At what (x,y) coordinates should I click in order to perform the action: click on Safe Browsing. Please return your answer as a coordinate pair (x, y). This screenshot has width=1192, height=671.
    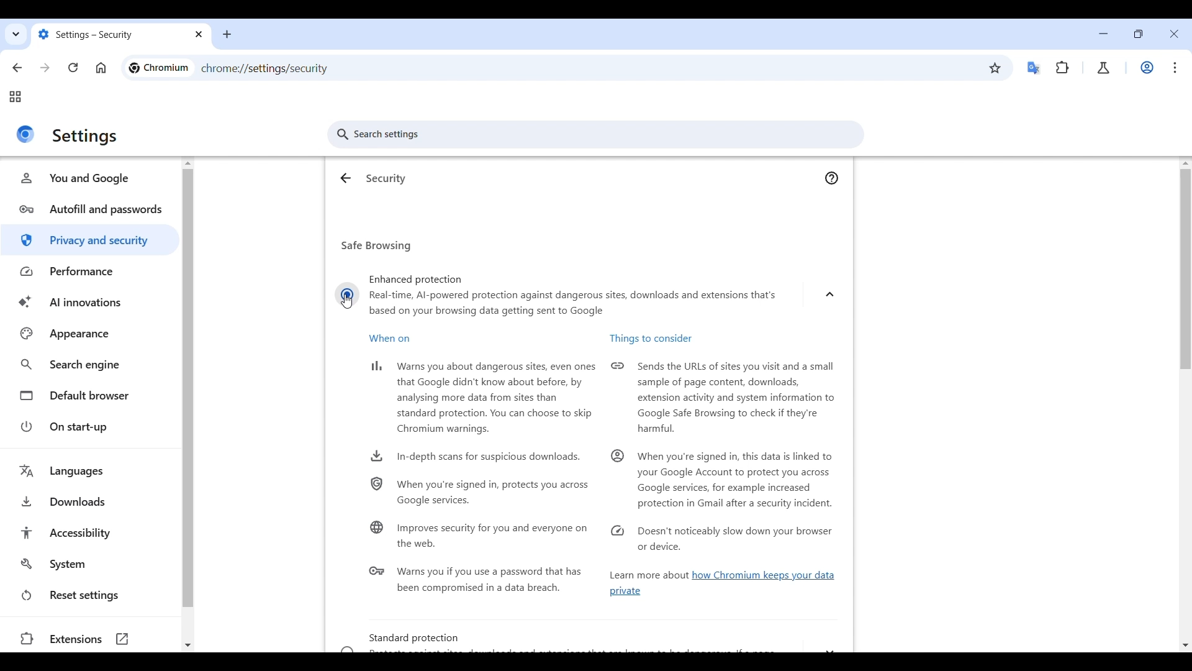
    Looking at the image, I should click on (379, 245).